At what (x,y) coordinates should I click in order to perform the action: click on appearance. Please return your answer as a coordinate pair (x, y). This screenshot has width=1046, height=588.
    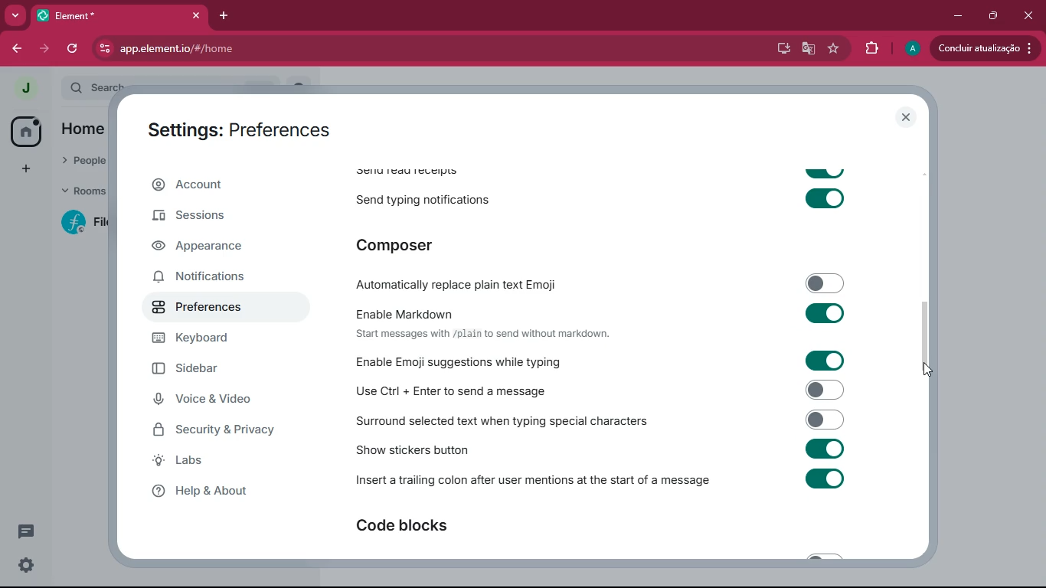
    Looking at the image, I should click on (210, 247).